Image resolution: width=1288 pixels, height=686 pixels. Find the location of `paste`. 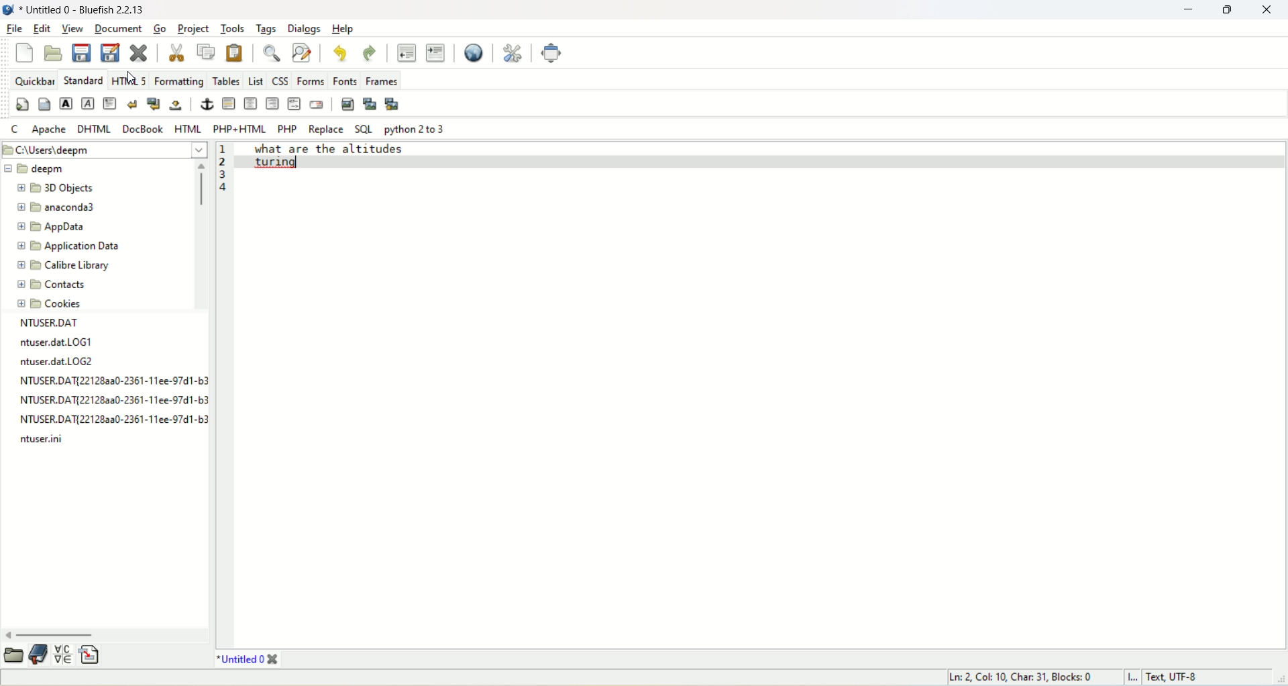

paste is located at coordinates (234, 52).